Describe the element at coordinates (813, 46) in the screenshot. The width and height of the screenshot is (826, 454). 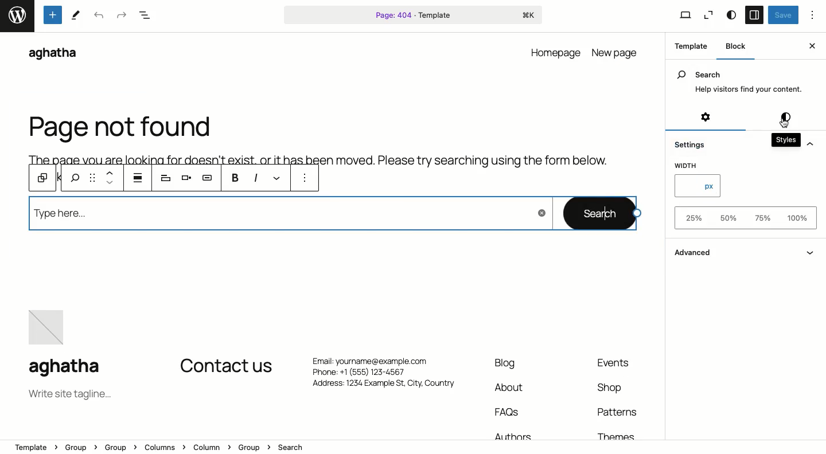
I see `Close` at that location.